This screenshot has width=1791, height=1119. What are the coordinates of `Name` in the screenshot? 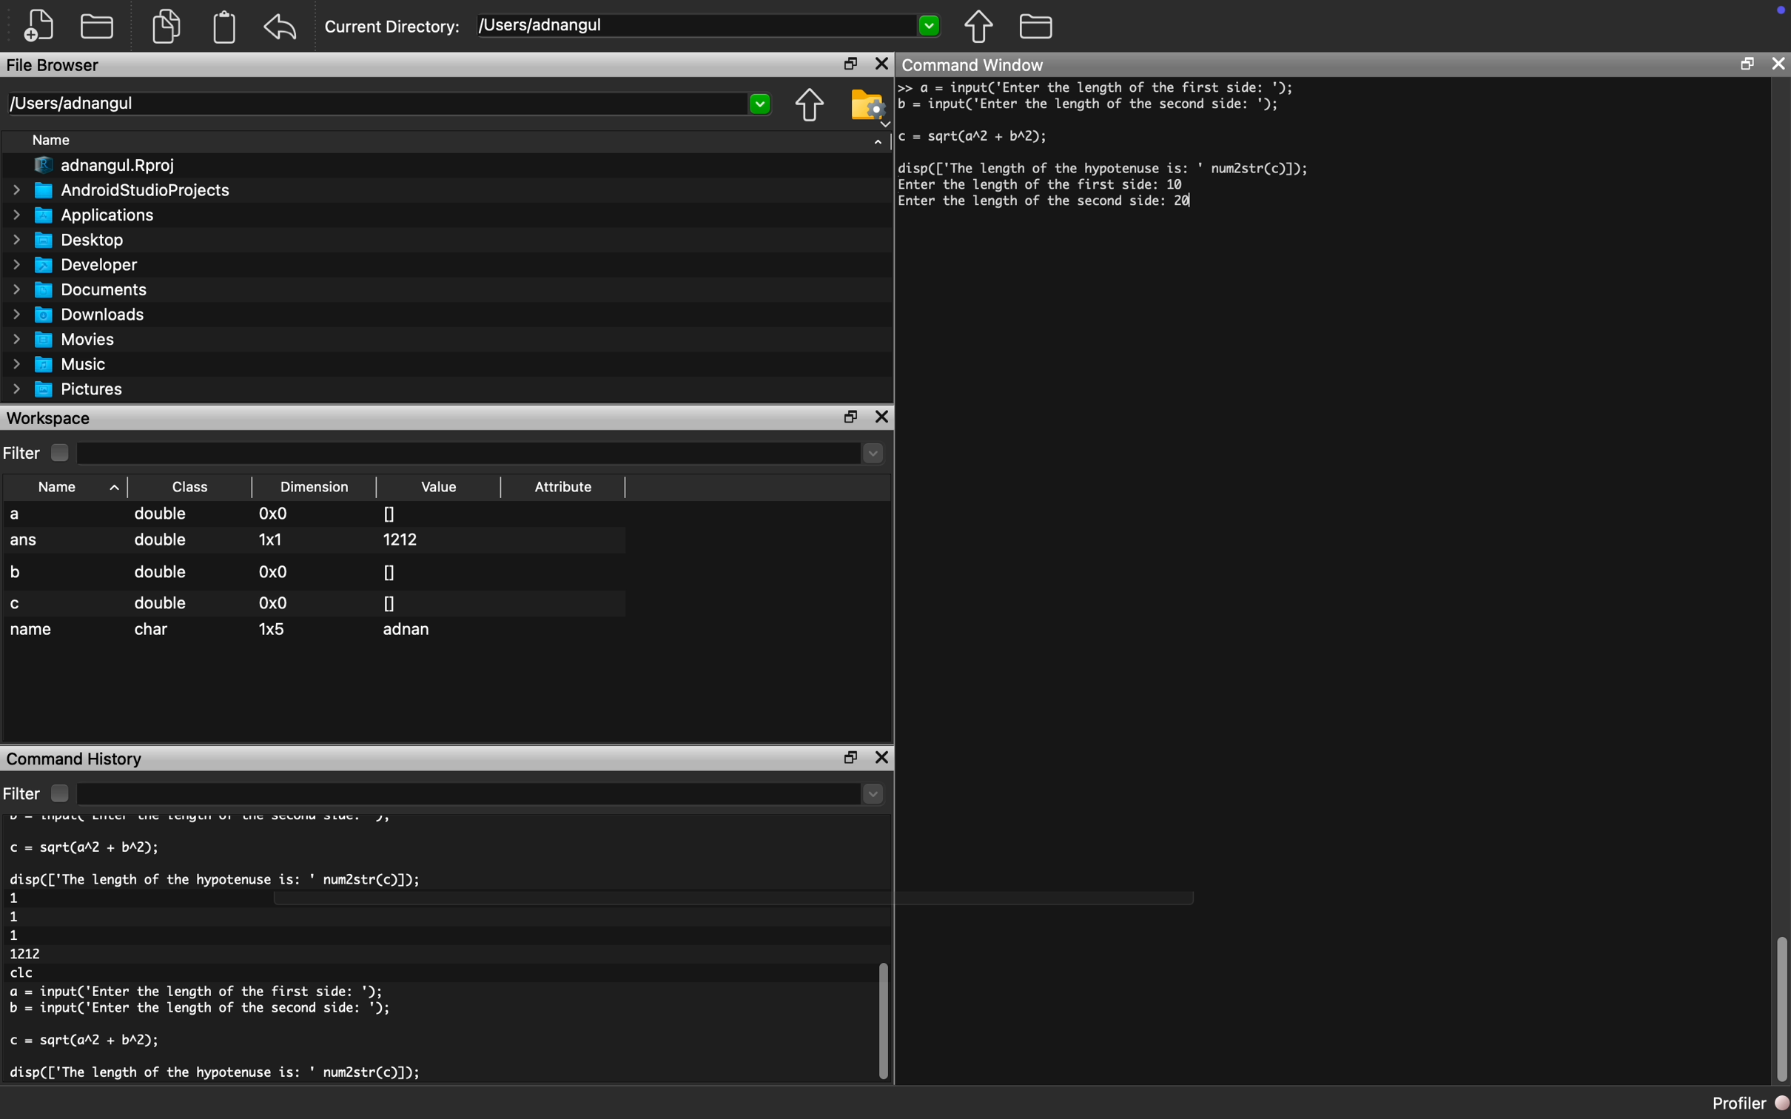 It's located at (70, 486).